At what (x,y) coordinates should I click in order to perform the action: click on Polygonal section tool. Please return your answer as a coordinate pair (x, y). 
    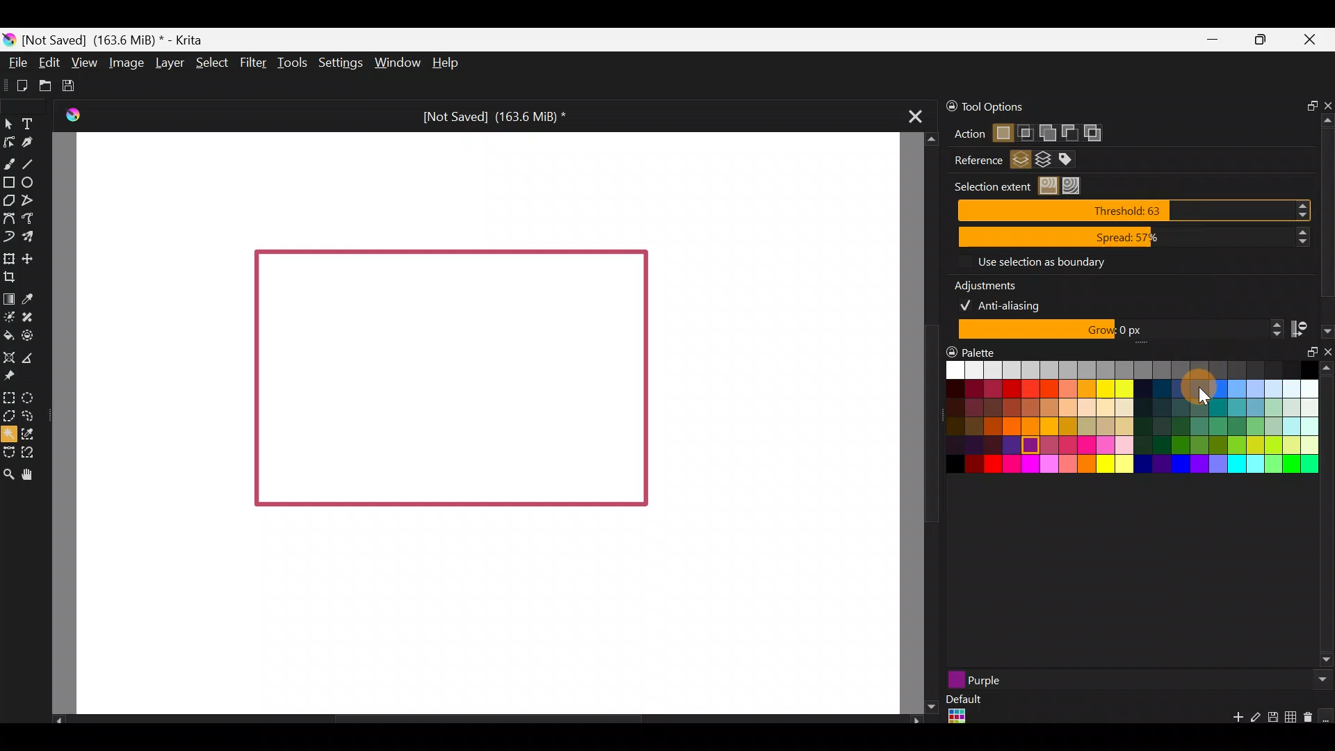
    Looking at the image, I should click on (9, 417).